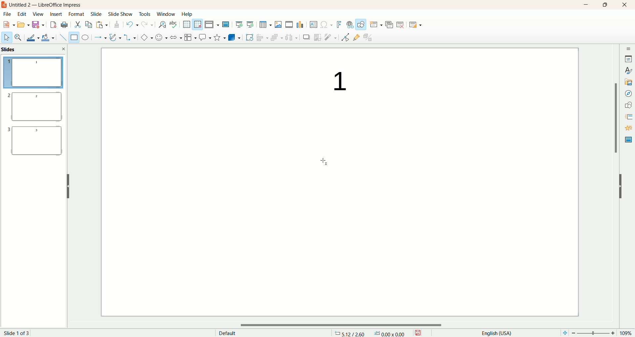  Describe the element at coordinates (628, 104) in the screenshot. I see `shapes` at that location.